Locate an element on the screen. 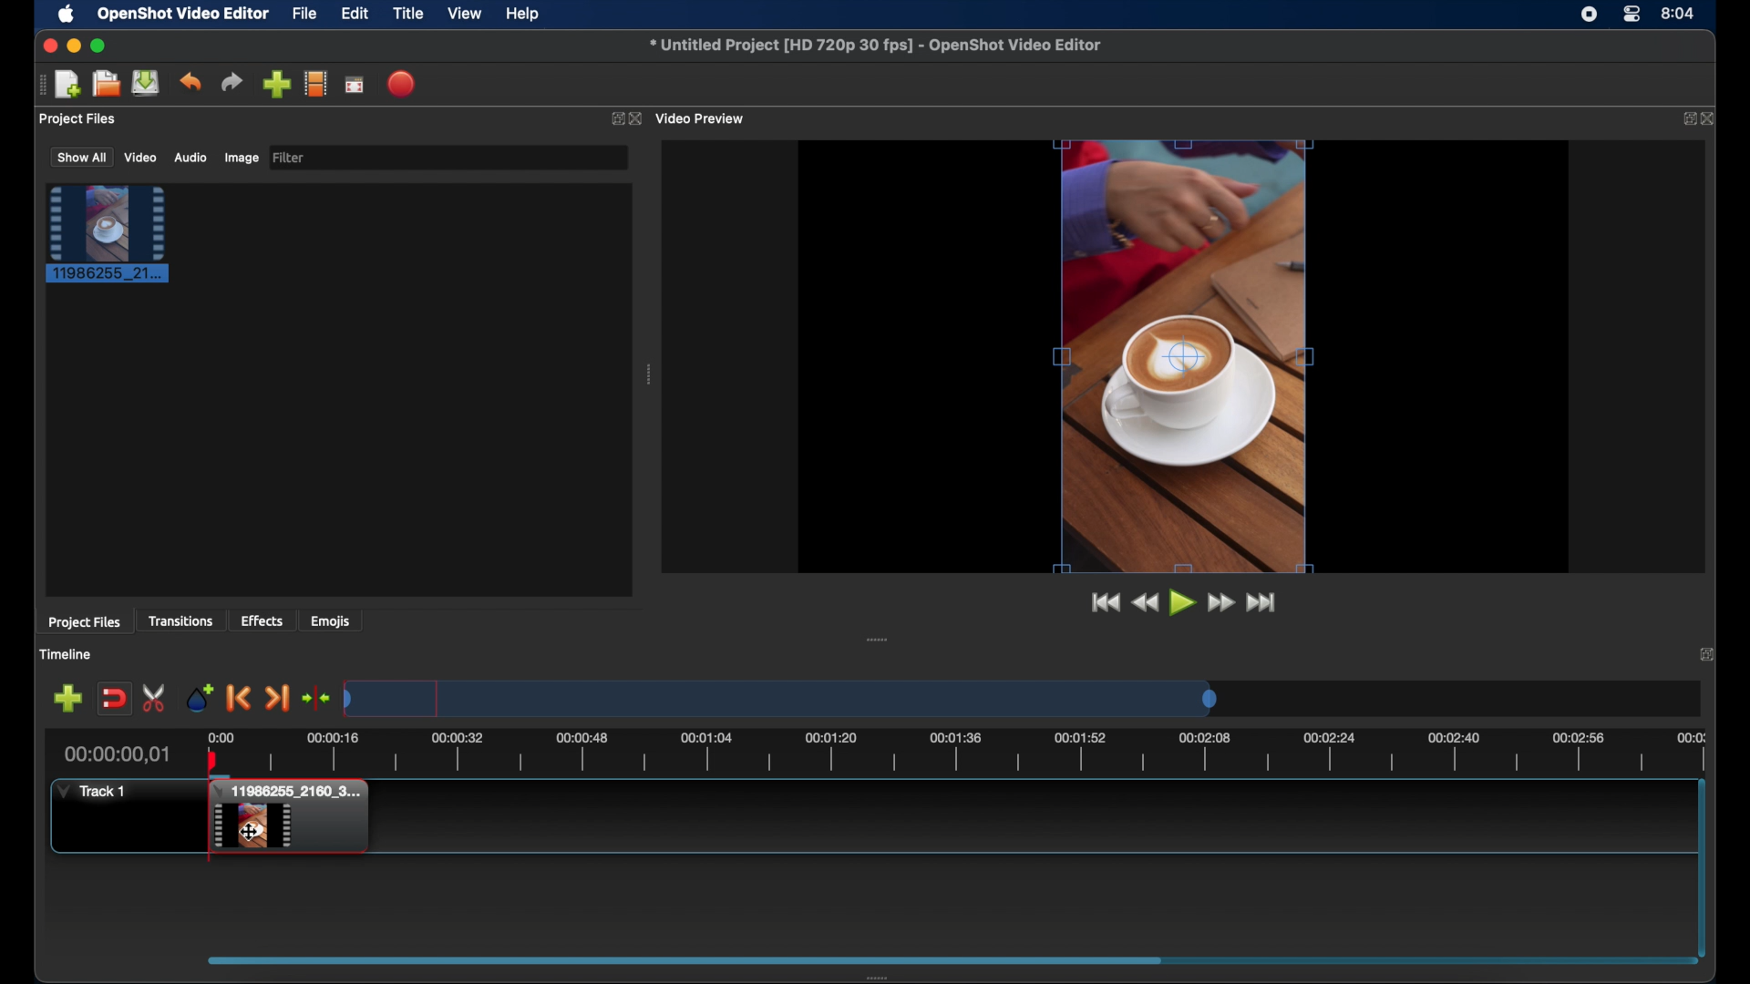  current time indicator is located at coordinates (118, 754).